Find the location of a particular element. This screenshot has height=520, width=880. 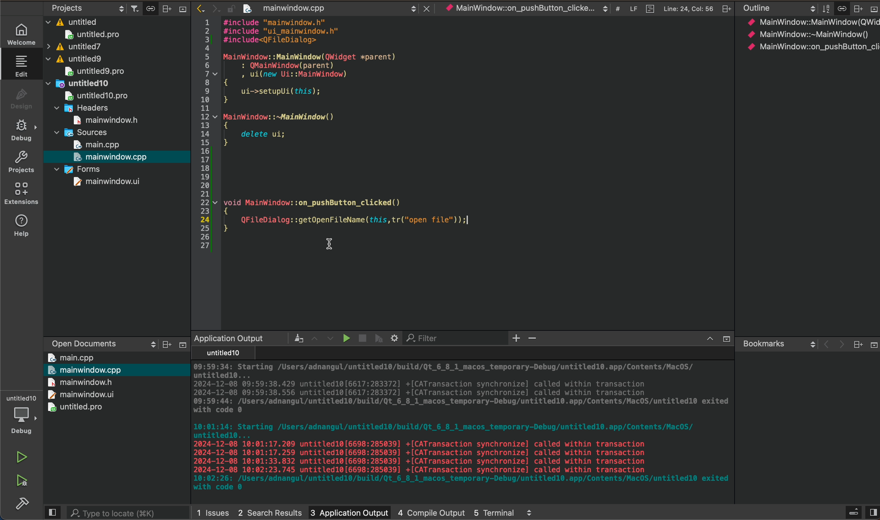

Sources is located at coordinates (82, 132).